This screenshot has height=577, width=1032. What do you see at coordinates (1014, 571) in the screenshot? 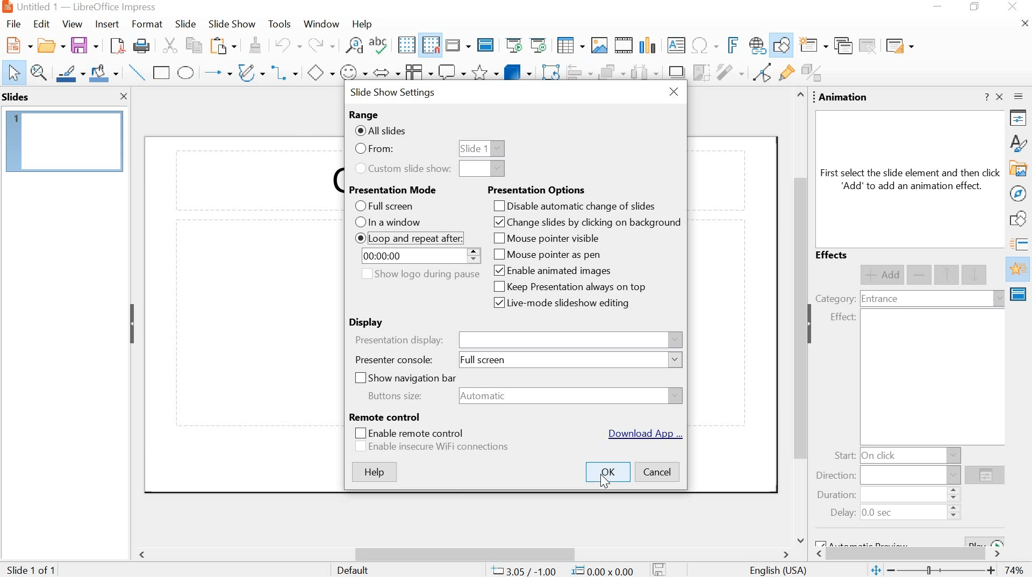
I see `zoom percent` at bounding box center [1014, 571].